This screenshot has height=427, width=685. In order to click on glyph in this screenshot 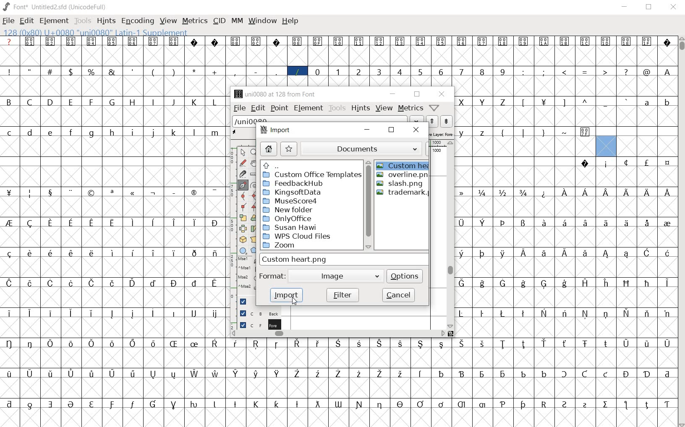, I will do `click(174, 222)`.